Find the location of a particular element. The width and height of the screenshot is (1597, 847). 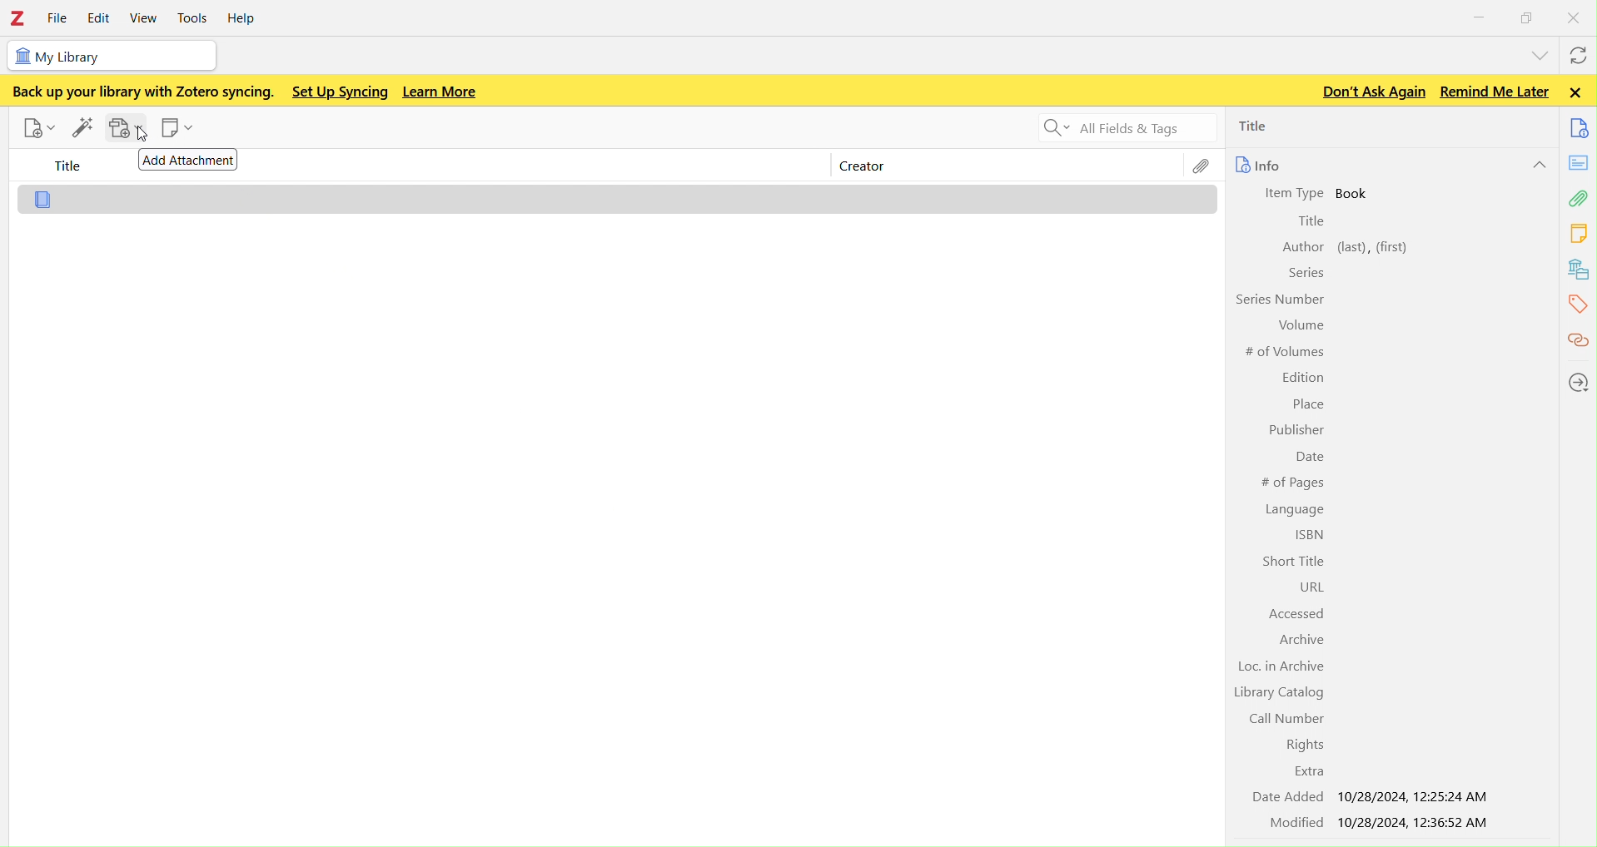

Place is located at coordinates (1309, 404).